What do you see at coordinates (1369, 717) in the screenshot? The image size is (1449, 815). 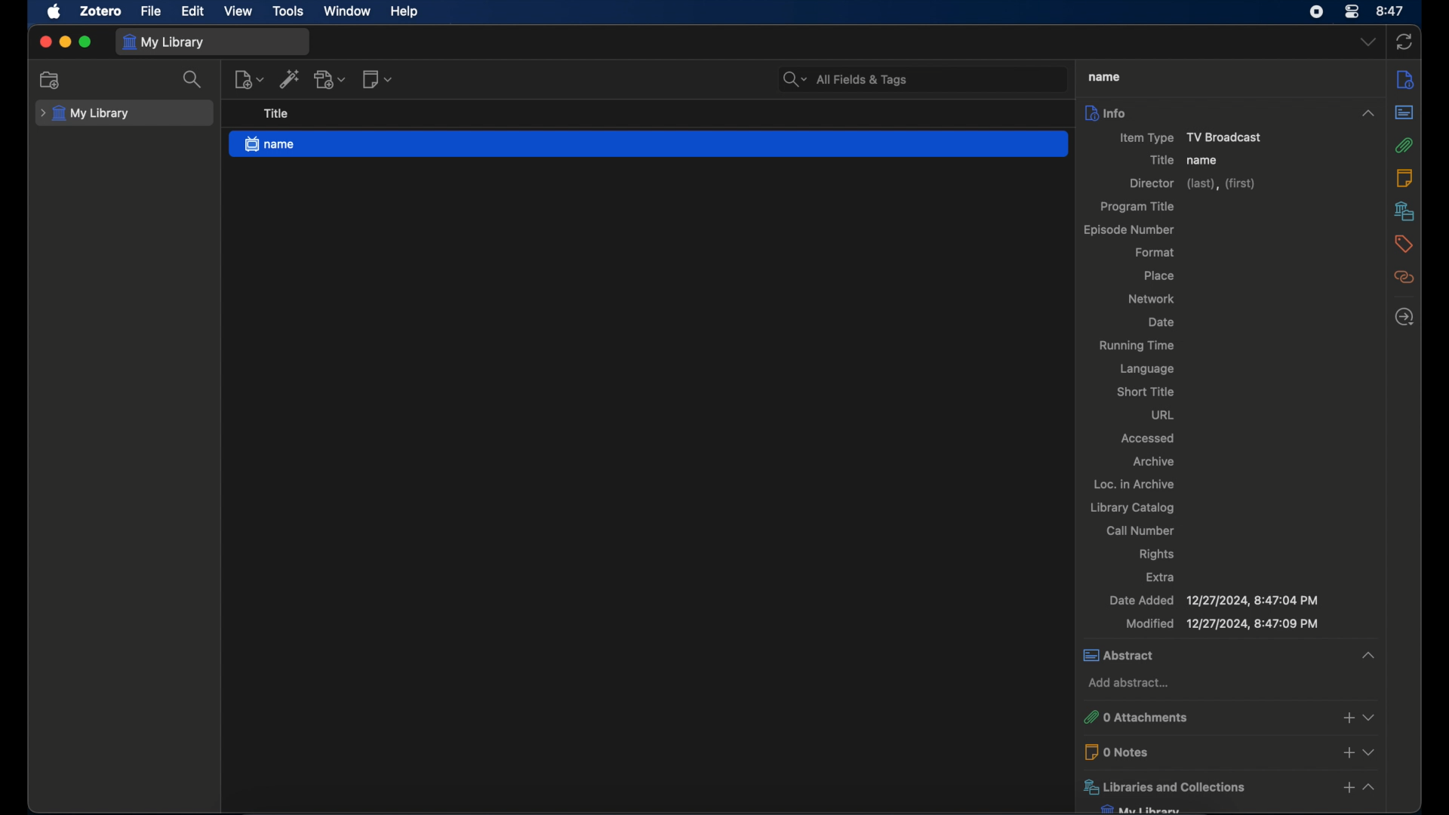 I see `dropdown` at bounding box center [1369, 717].